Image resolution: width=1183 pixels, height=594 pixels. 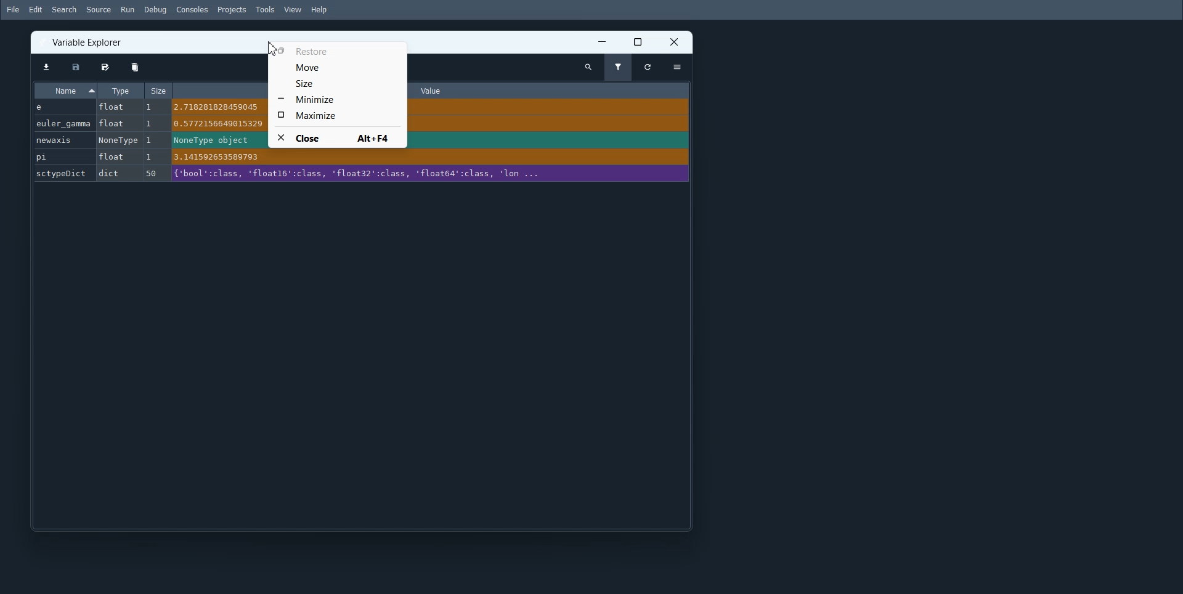 I want to click on Save data, so click(x=75, y=67).